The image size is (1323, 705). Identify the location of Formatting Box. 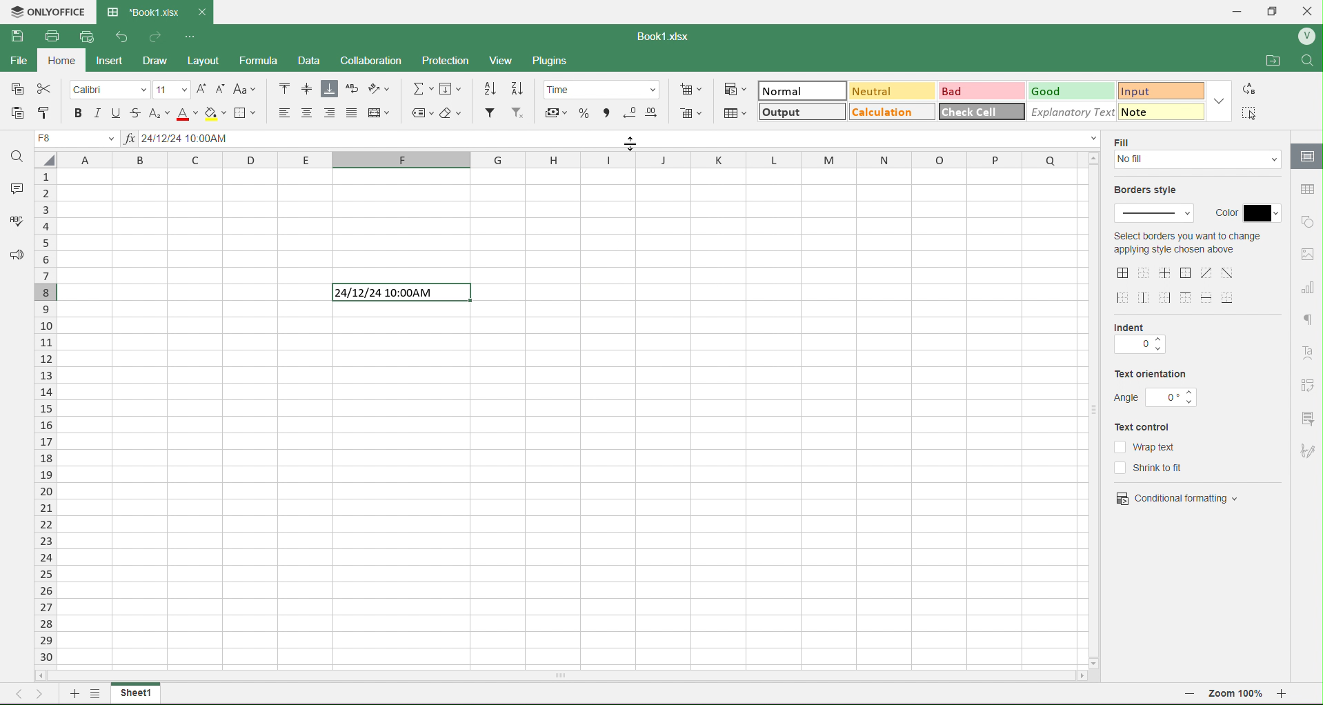
(1222, 100).